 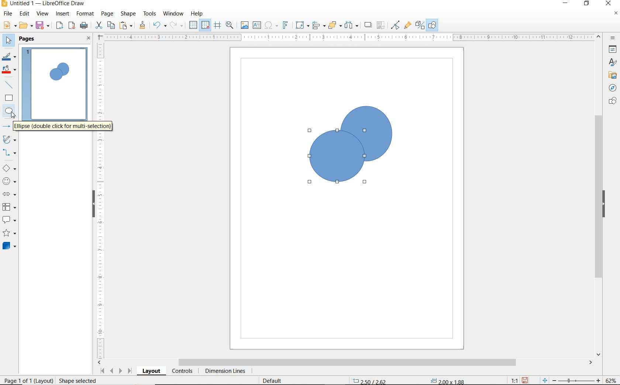 I want to click on CLONE FORMATTING, so click(x=142, y=25).